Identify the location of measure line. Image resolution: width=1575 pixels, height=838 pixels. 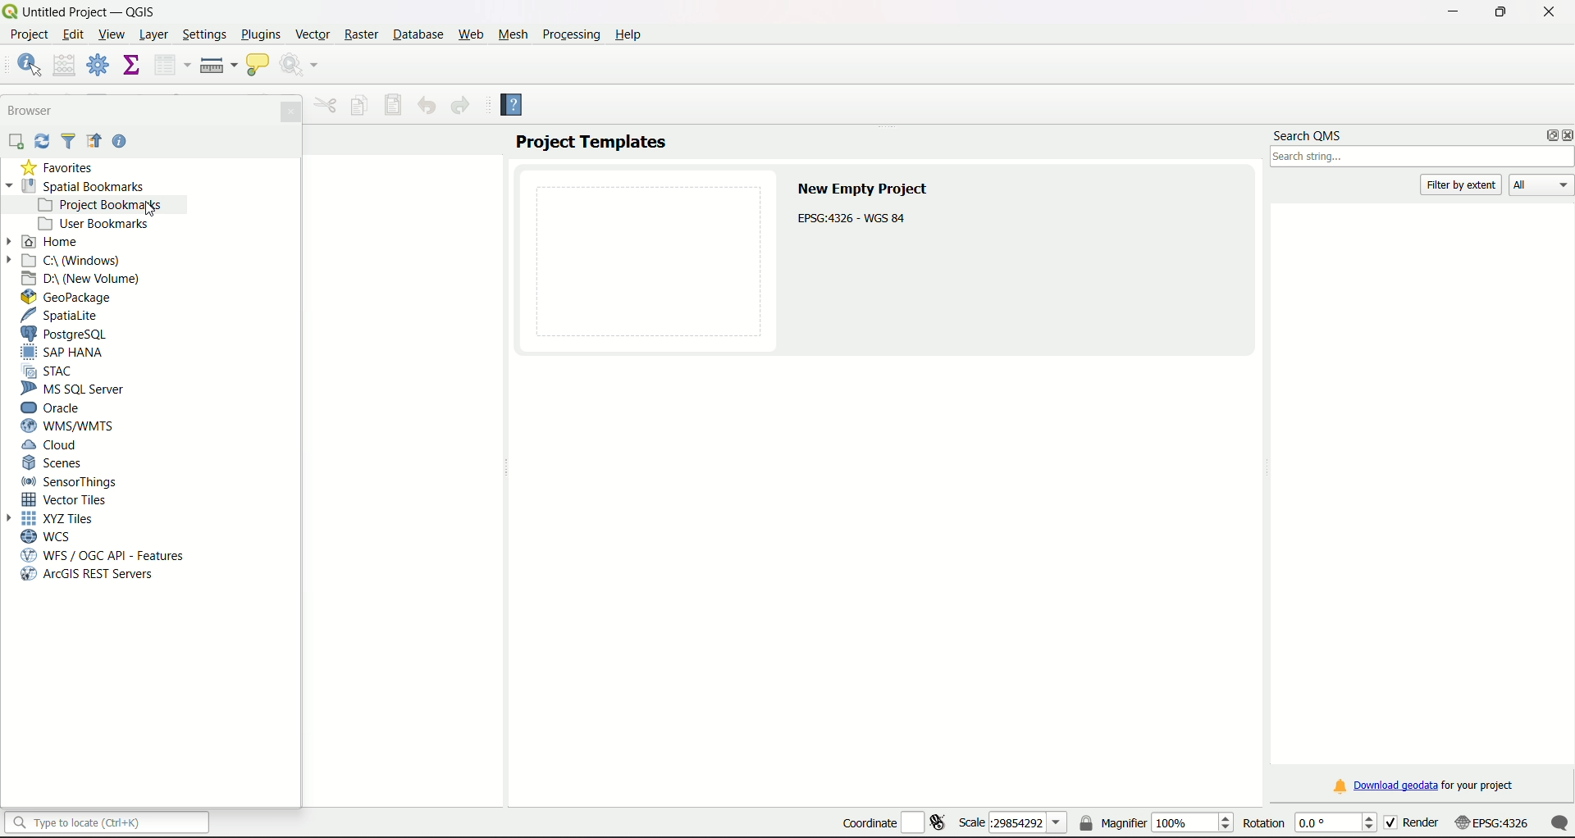
(218, 66).